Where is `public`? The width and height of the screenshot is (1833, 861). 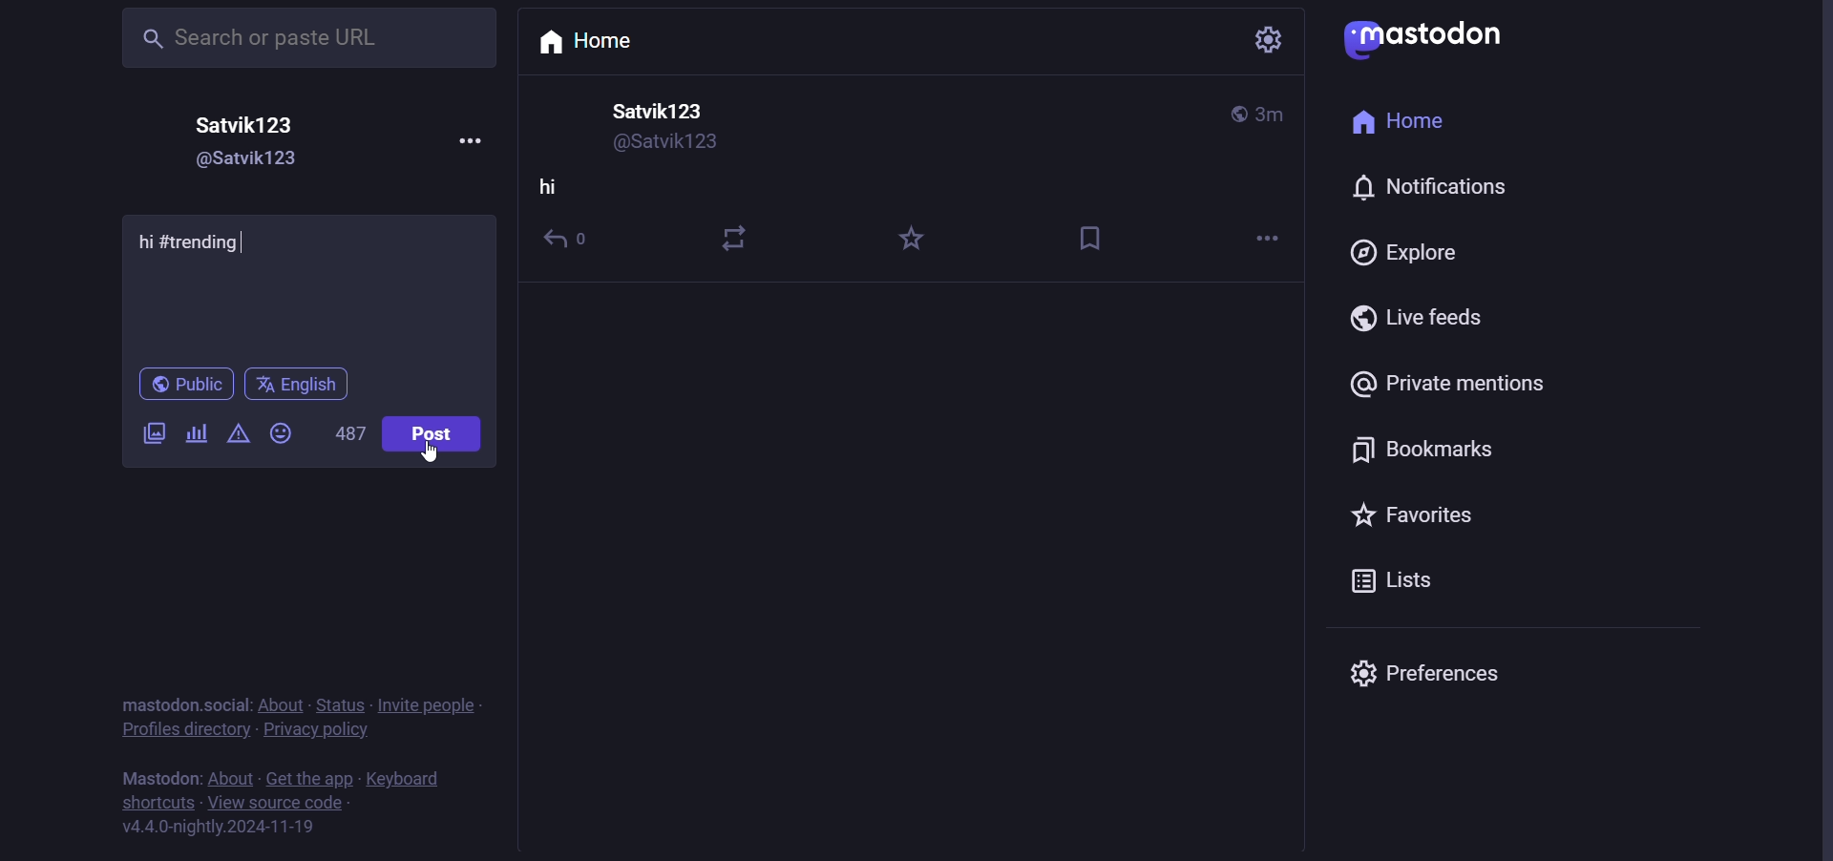 public is located at coordinates (182, 385).